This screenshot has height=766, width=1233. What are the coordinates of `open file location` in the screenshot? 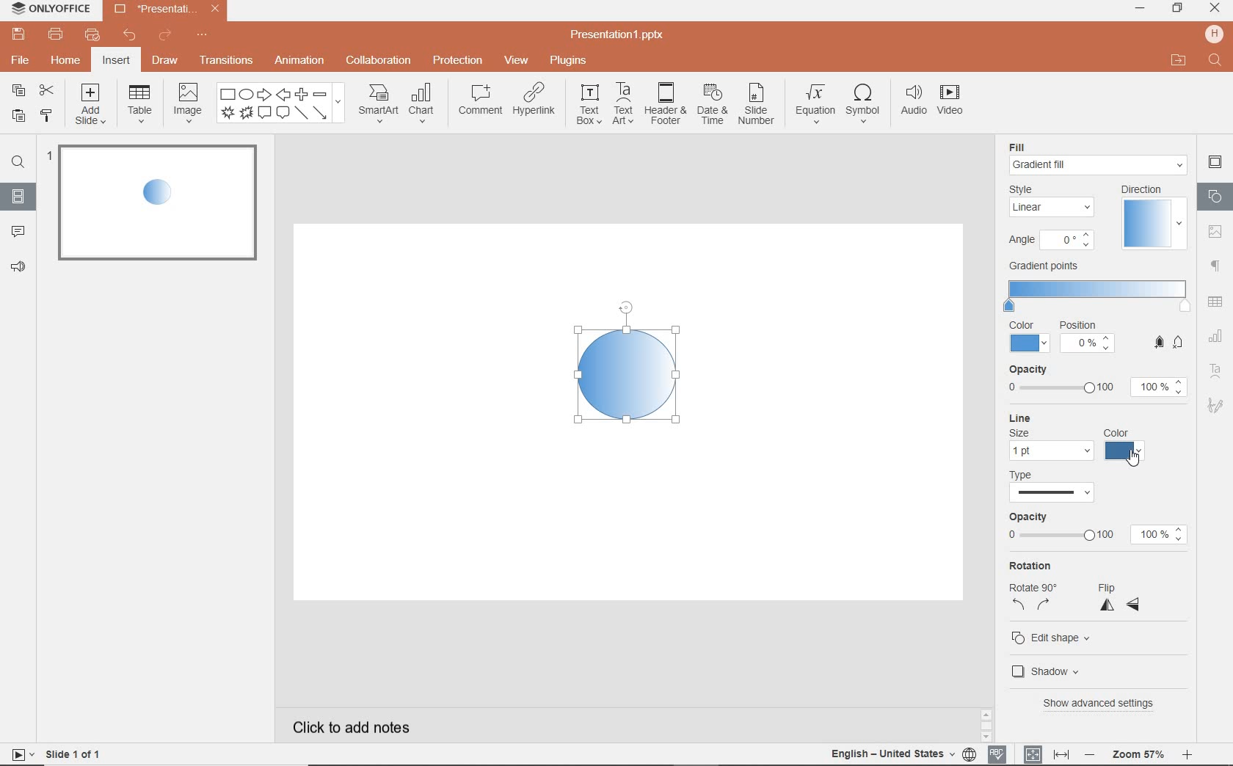 It's located at (1180, 62).